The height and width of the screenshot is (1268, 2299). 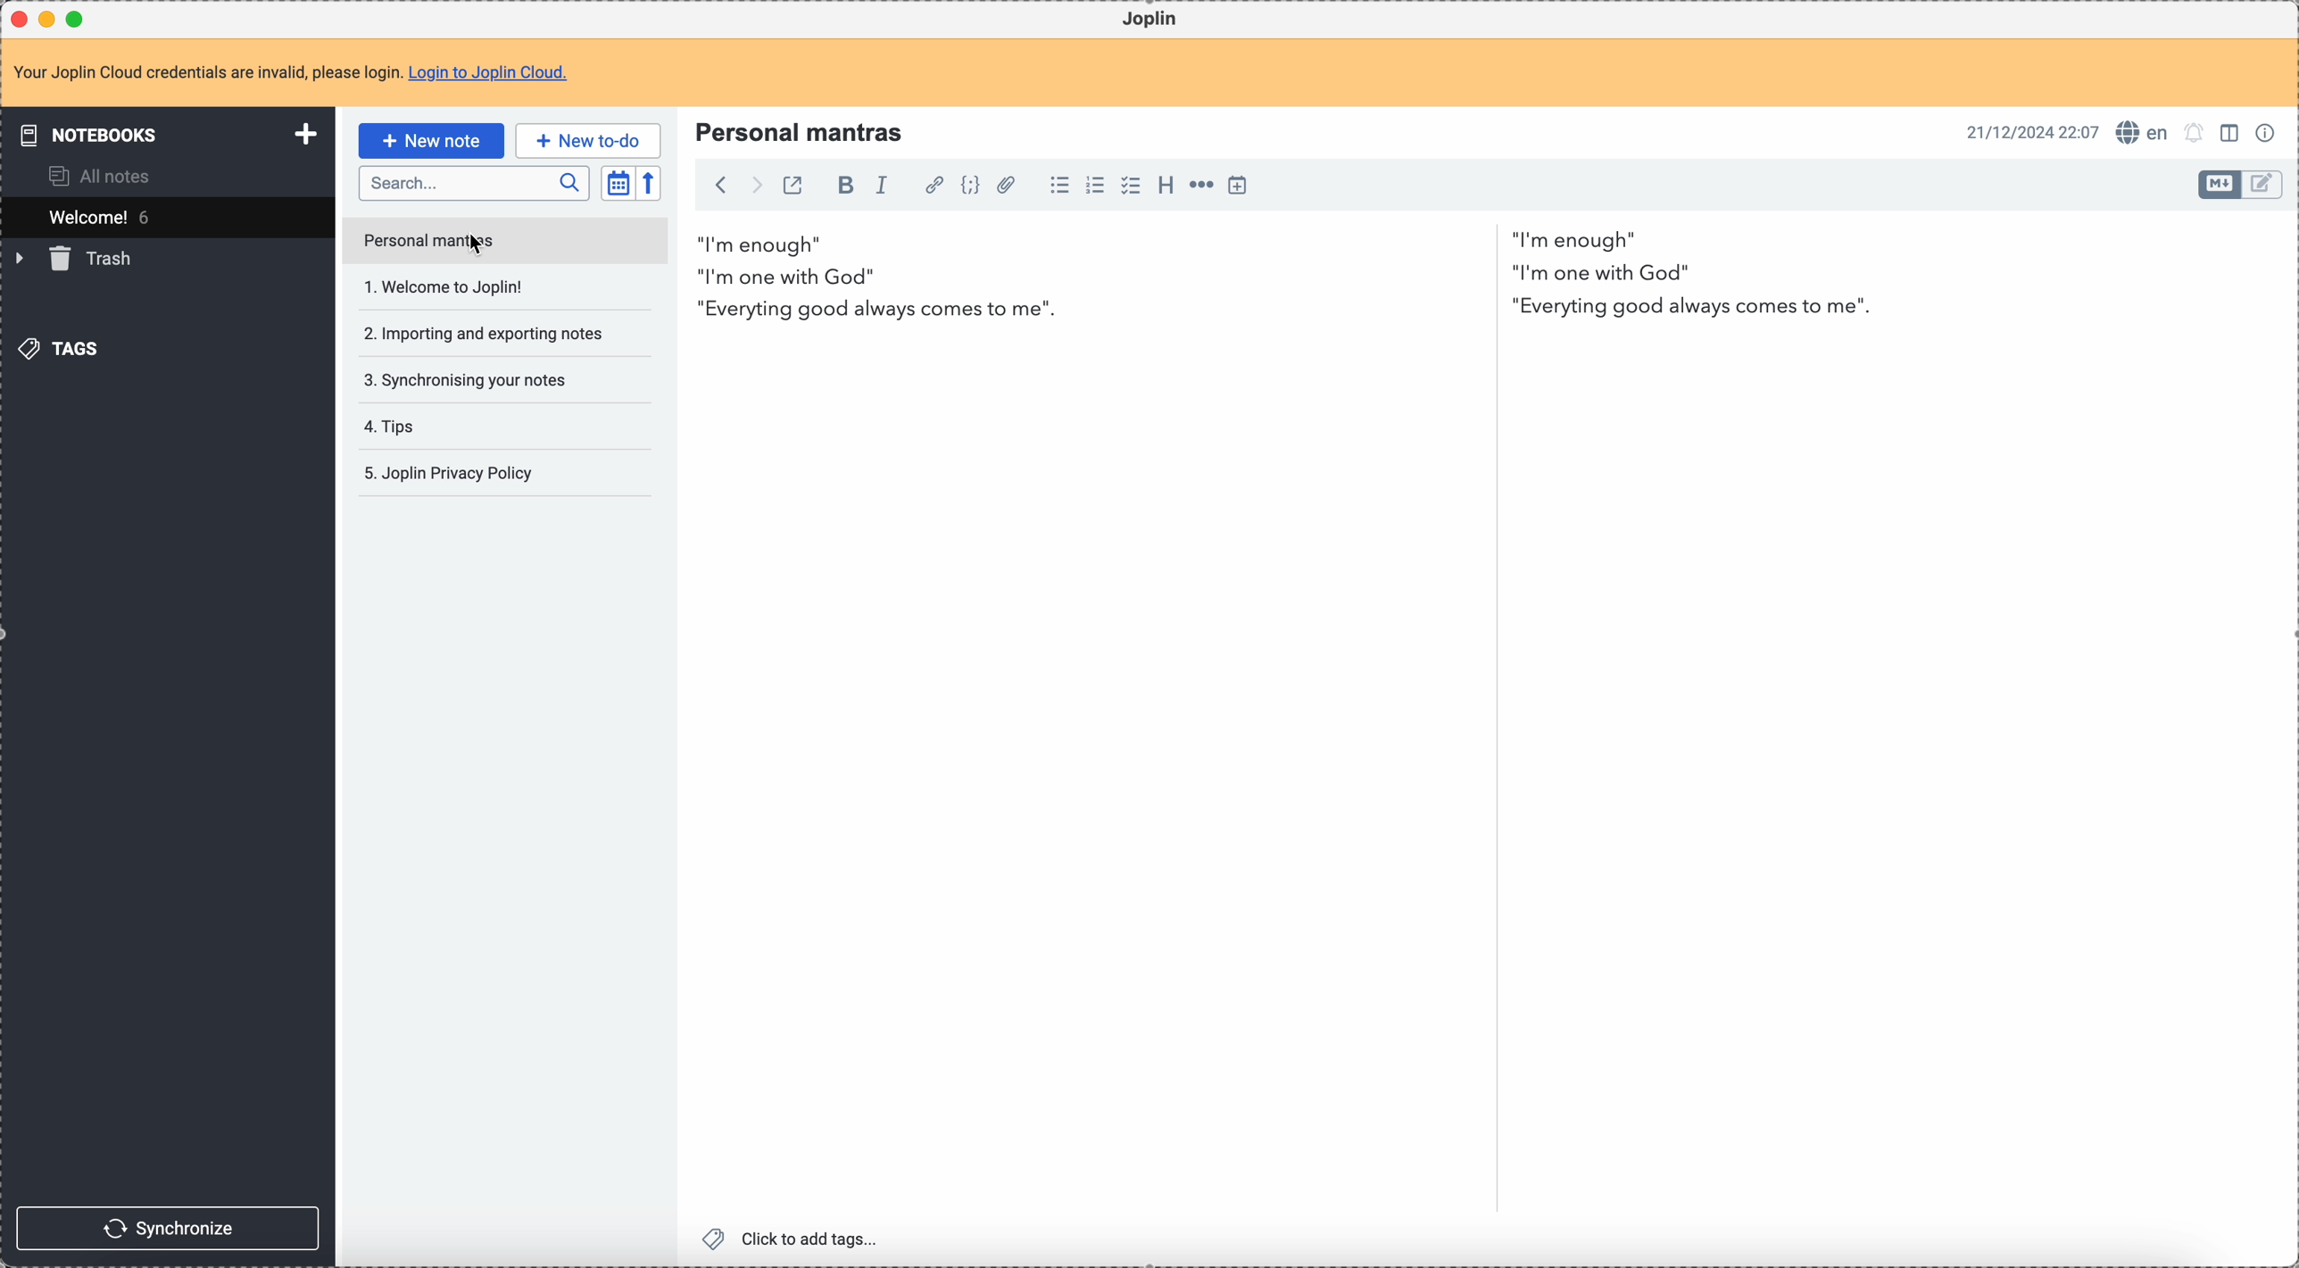 What do you see at coordinates (170, 1230) in the screenshot?
I see `synchronize` at bounding box center [170, 1230].